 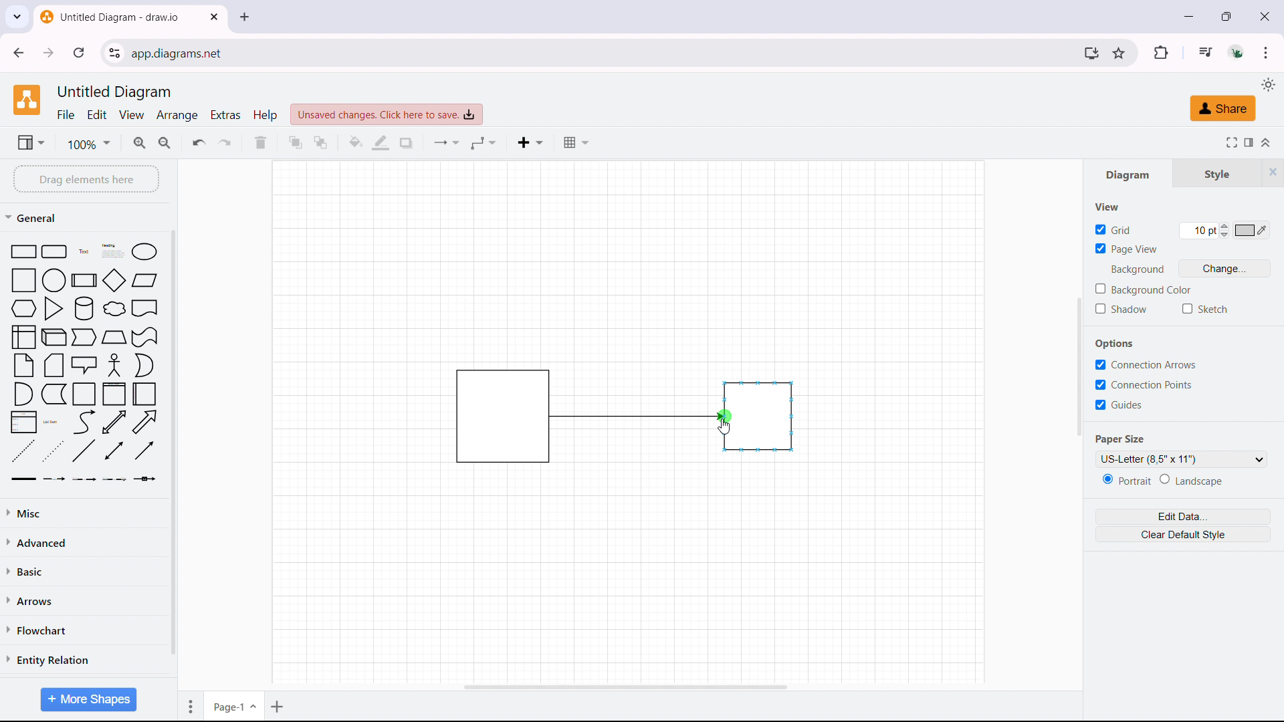 I want to click on maximize, so click(x=1229, y=15).